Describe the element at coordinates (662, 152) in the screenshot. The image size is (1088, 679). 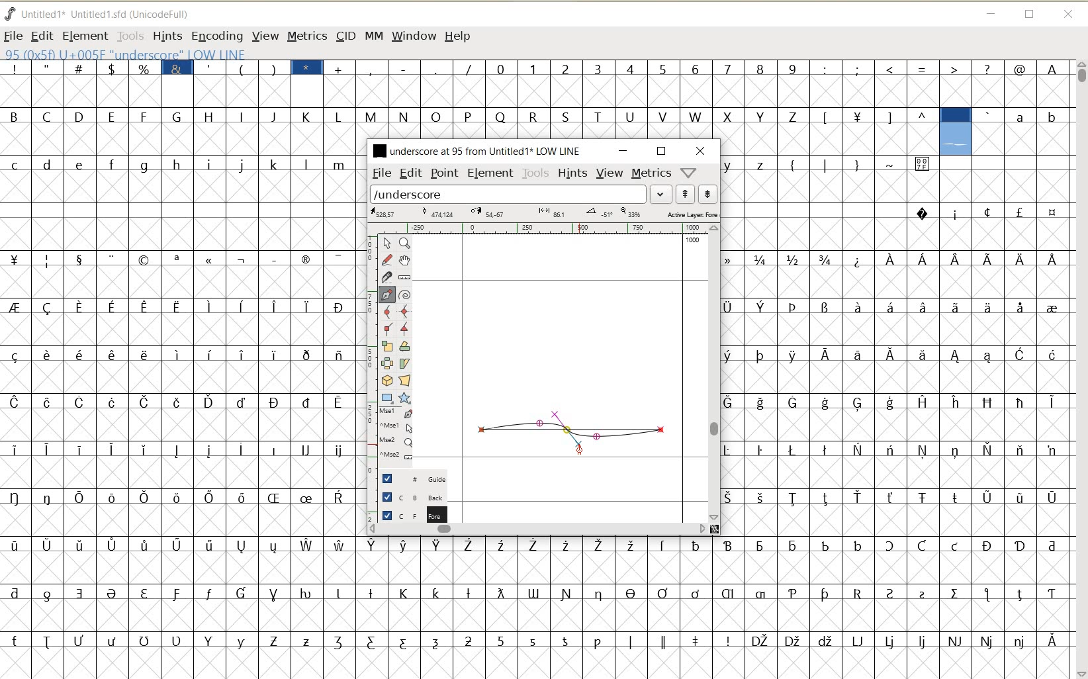
I see `RESTORE` at that location.